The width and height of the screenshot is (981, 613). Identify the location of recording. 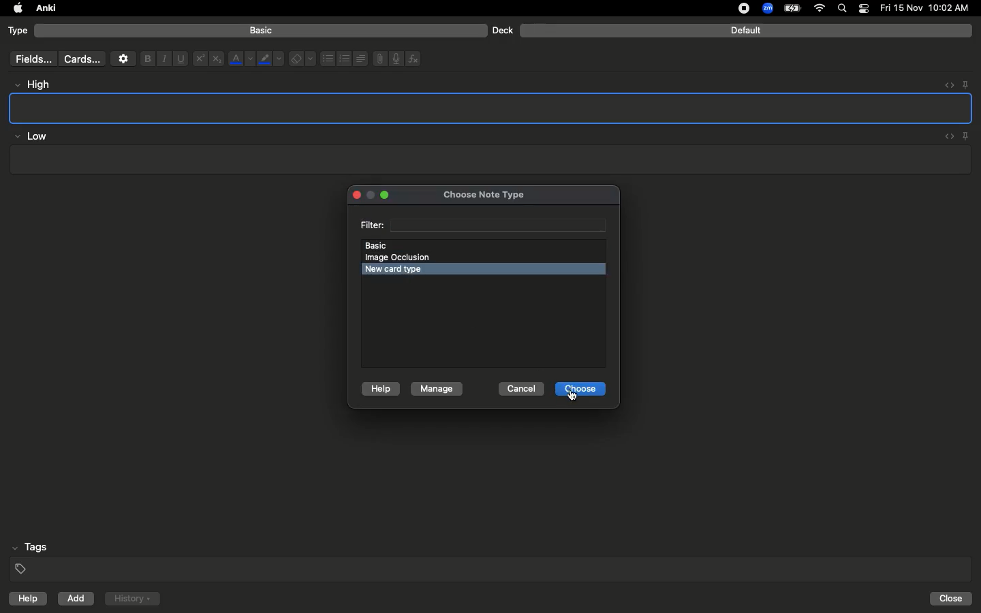
(736, 8).